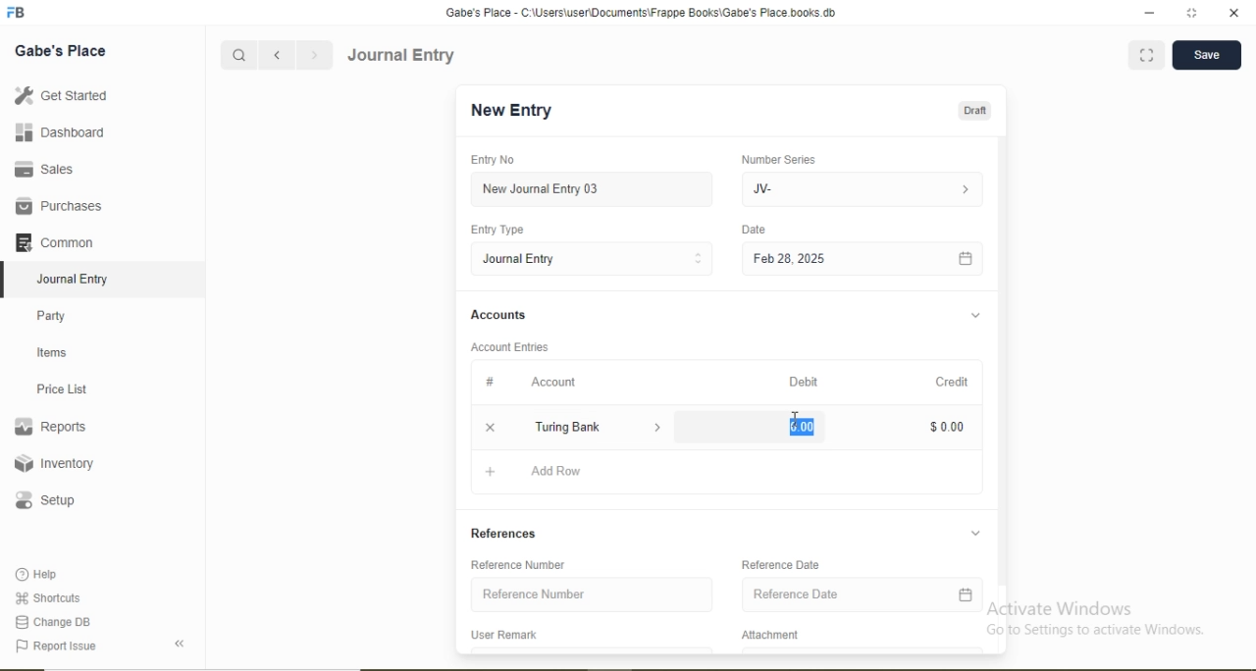 The width and height of the screenshot is (1256, 671). What do you see at coordinates (762, 189) in the screenshot?
I see `JV-` at bounding box center [762, 189].